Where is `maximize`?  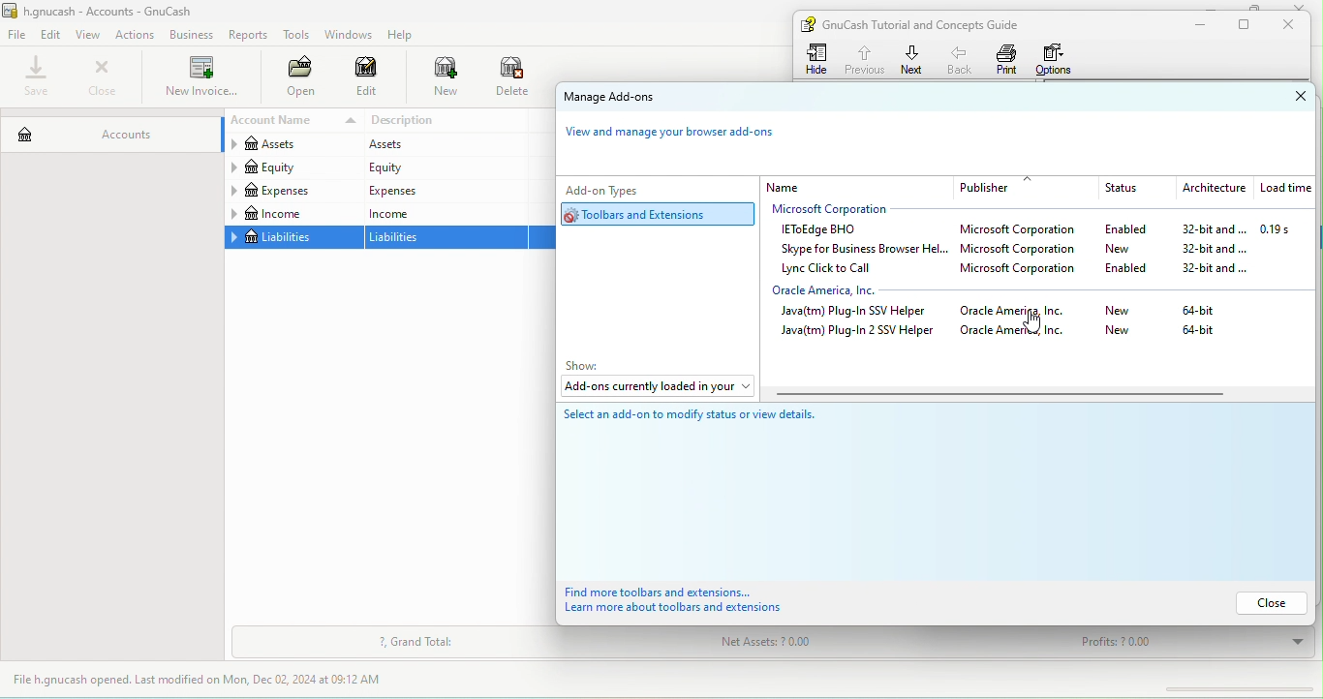
maximize is located at coordinates (1251, 7).